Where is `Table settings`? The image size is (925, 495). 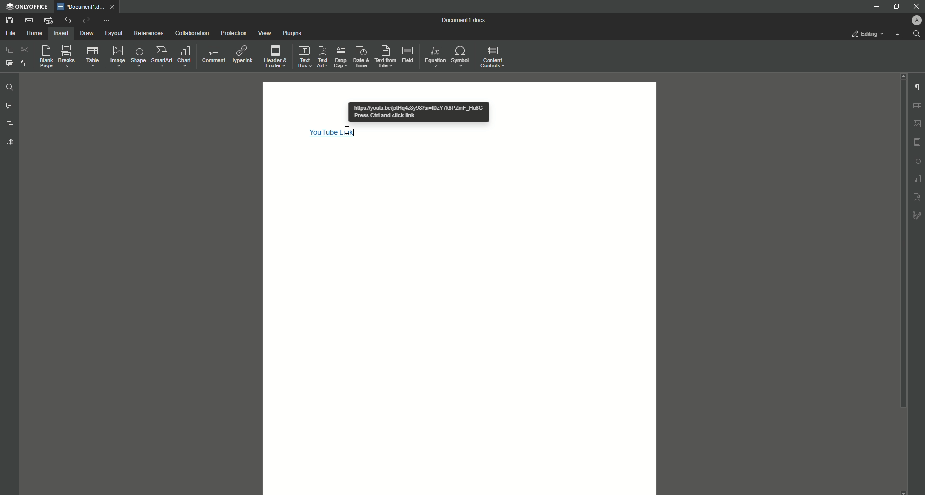
Table settings is located at coordinates (917, 106).